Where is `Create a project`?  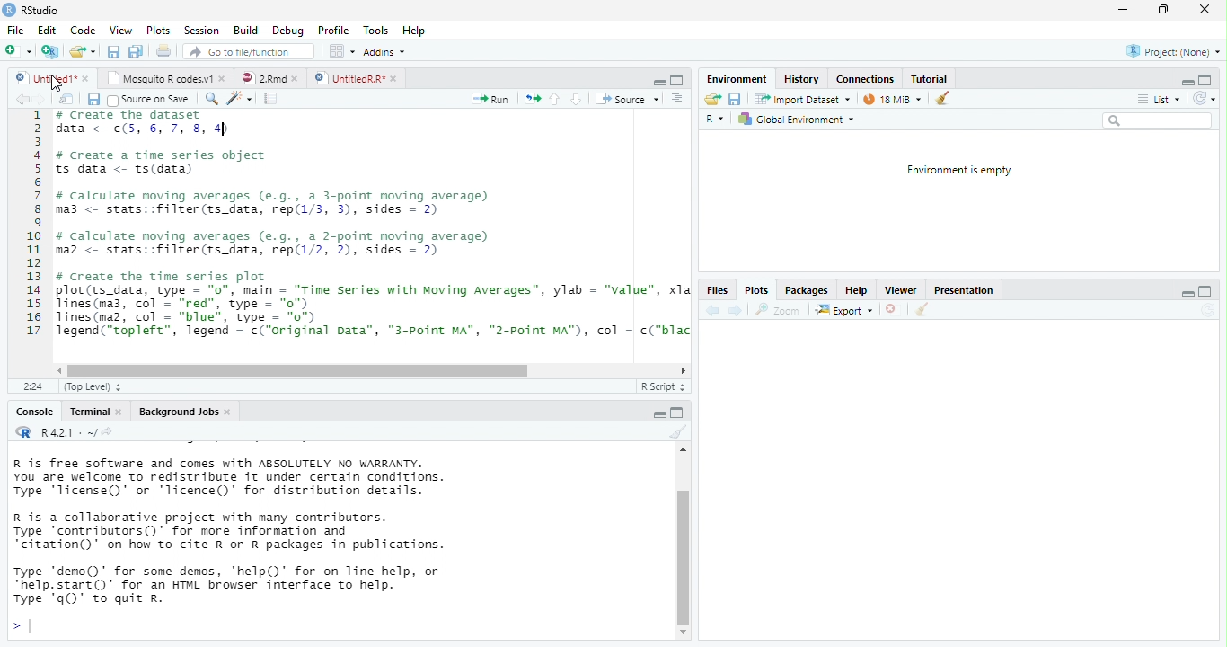
Create a project is located at coordinates (49, 51).